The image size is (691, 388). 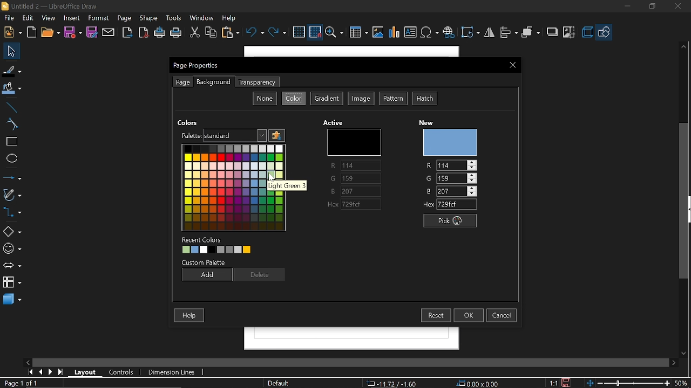 I want to click on Current zoom, so click(x=682, y=383).